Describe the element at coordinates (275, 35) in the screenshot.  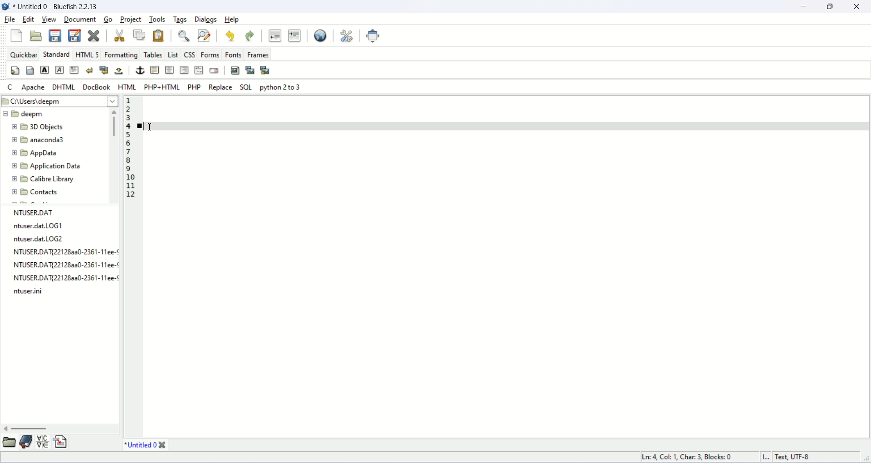
I see `unindent` at that location.